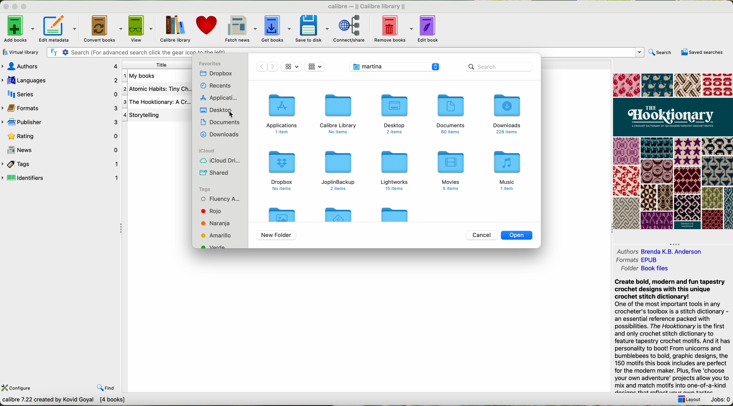 The height and width of the screenshot is (406, 733). I want to click on search, so click(660, 53).